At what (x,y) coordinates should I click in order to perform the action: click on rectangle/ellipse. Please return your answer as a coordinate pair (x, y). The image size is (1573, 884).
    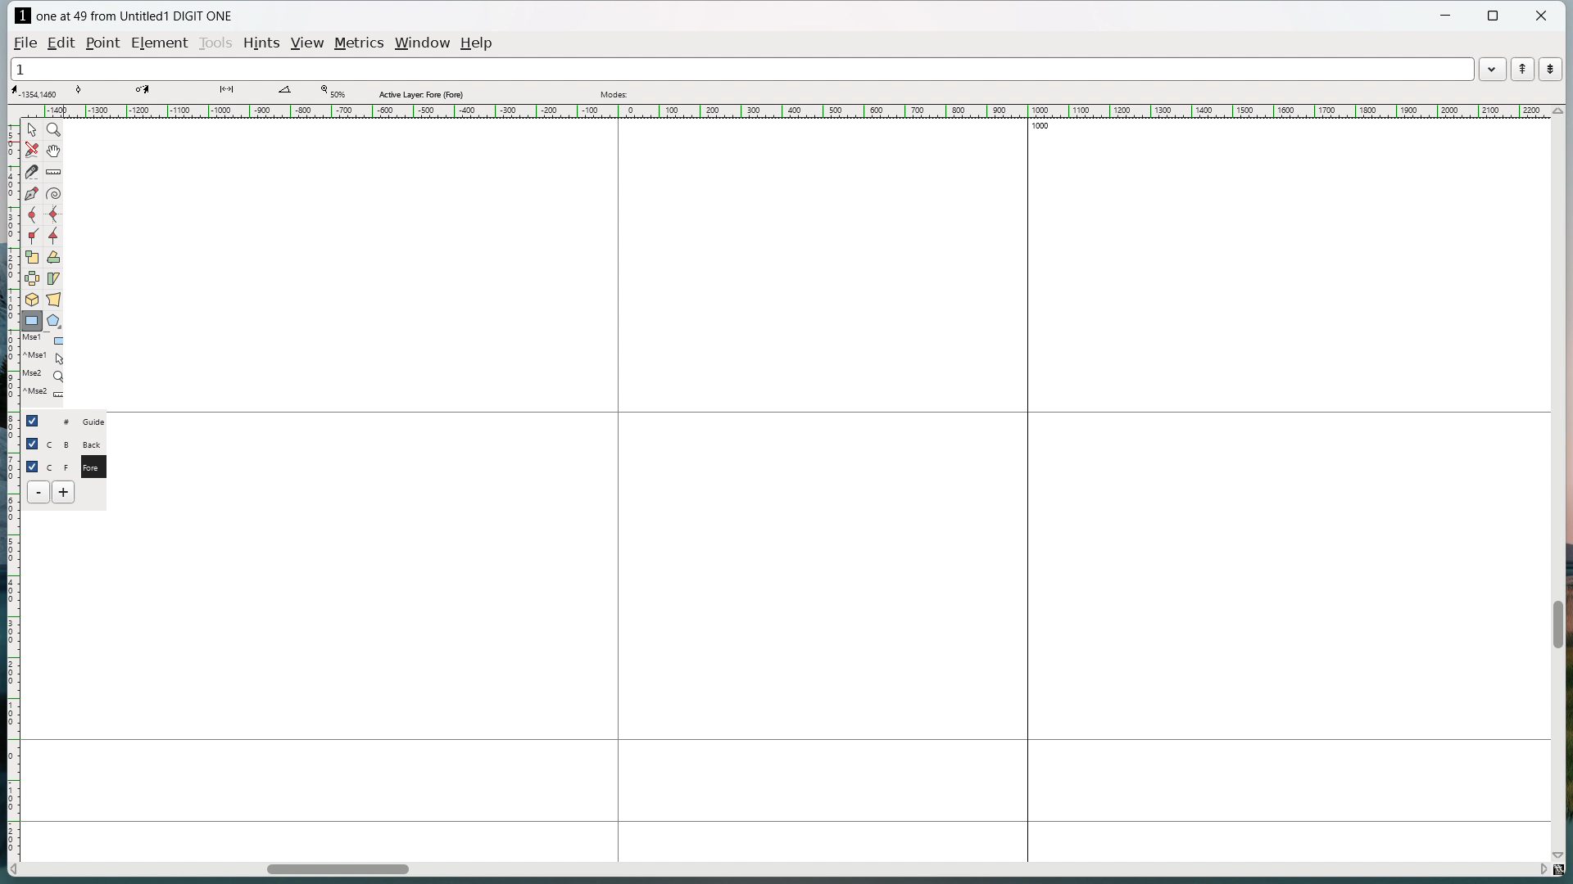
    Looking at the image, I should click on (32, 320).